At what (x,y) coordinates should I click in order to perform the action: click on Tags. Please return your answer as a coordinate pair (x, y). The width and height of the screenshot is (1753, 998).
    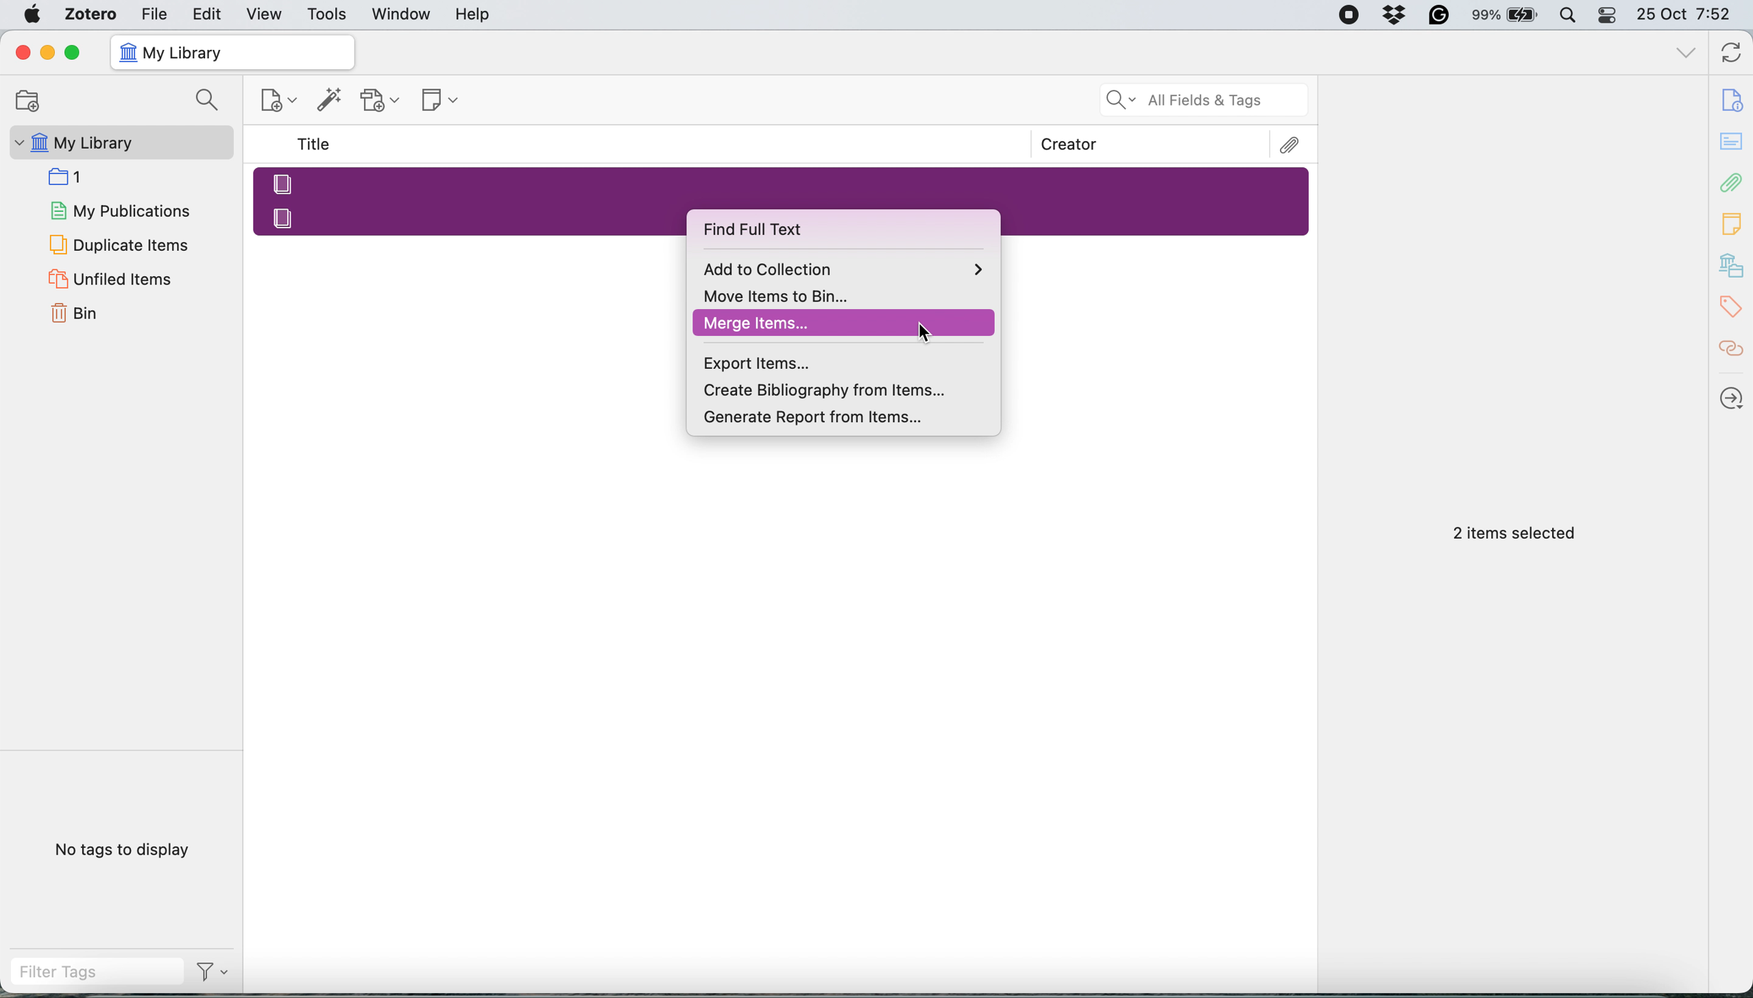
    Looking at the image, I should click on (1734, 307).